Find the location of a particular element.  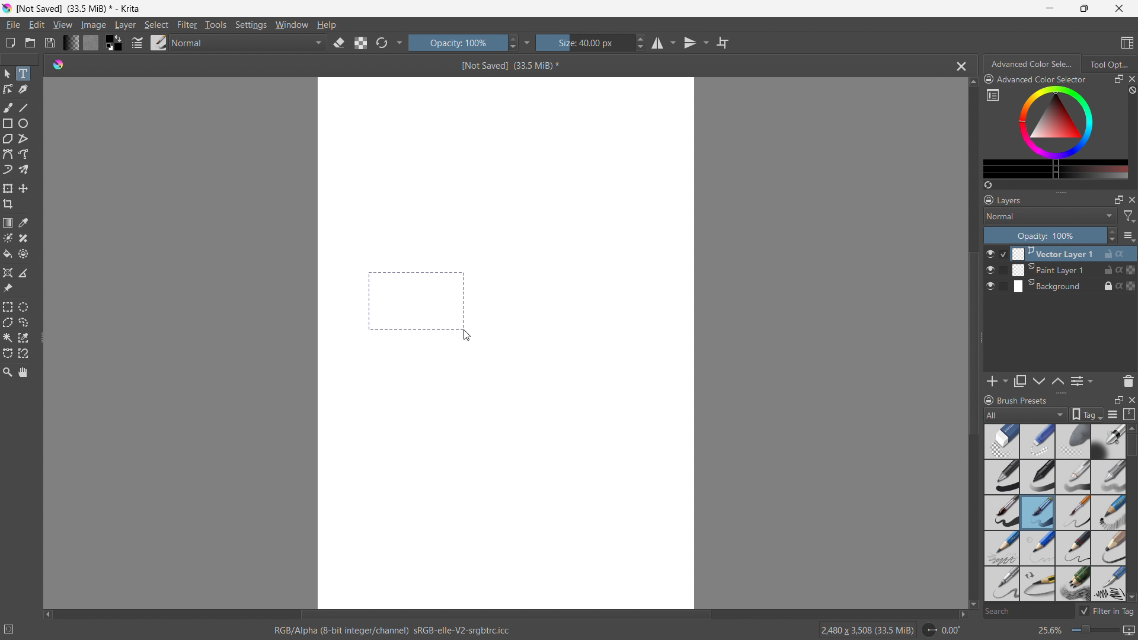

canvas is located at coordinates (506, 171).